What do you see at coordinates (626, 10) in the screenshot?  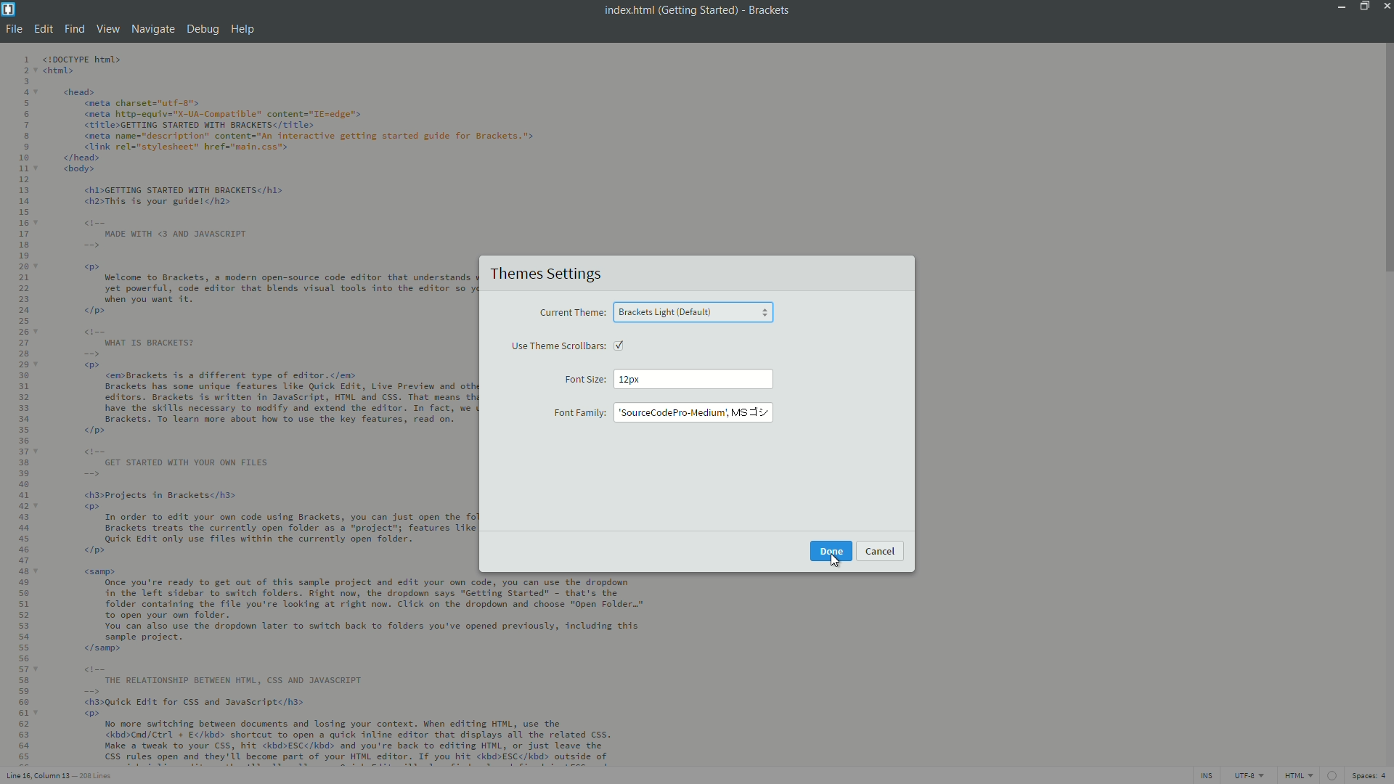 I see `file name` at bounding box center [626, 10].